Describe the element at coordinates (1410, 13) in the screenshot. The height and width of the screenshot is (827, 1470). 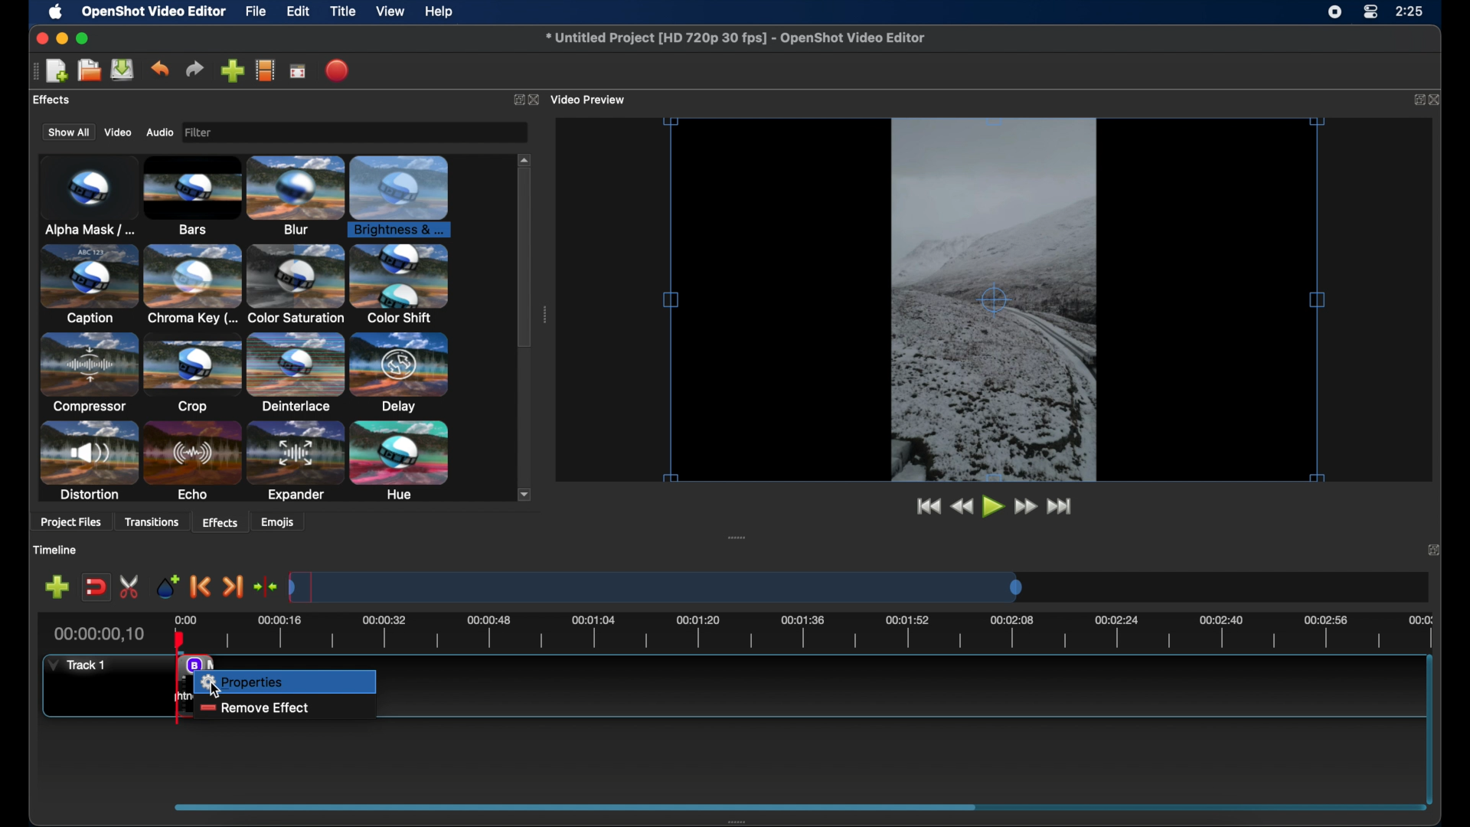
I see `rime` at that location.